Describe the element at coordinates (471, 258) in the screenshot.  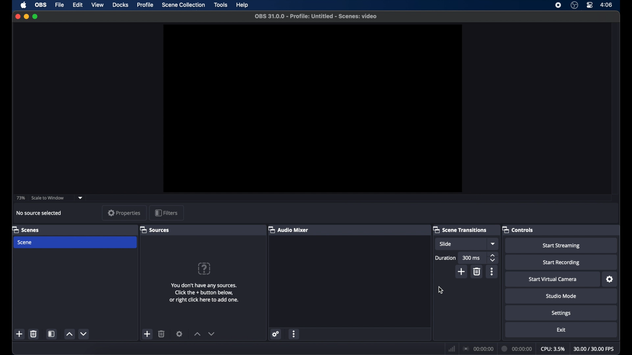
I see `300 ms` at that location.